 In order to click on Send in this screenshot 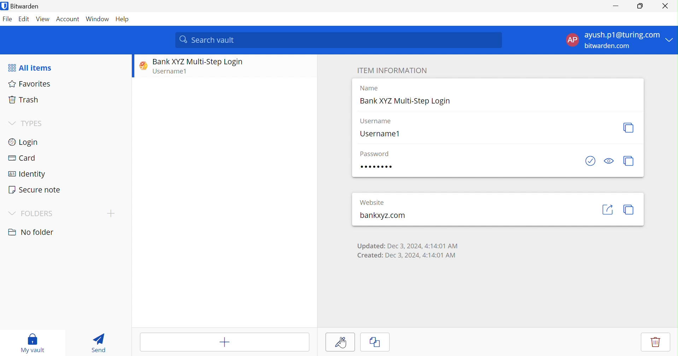, I will do `click(99, 343)`.